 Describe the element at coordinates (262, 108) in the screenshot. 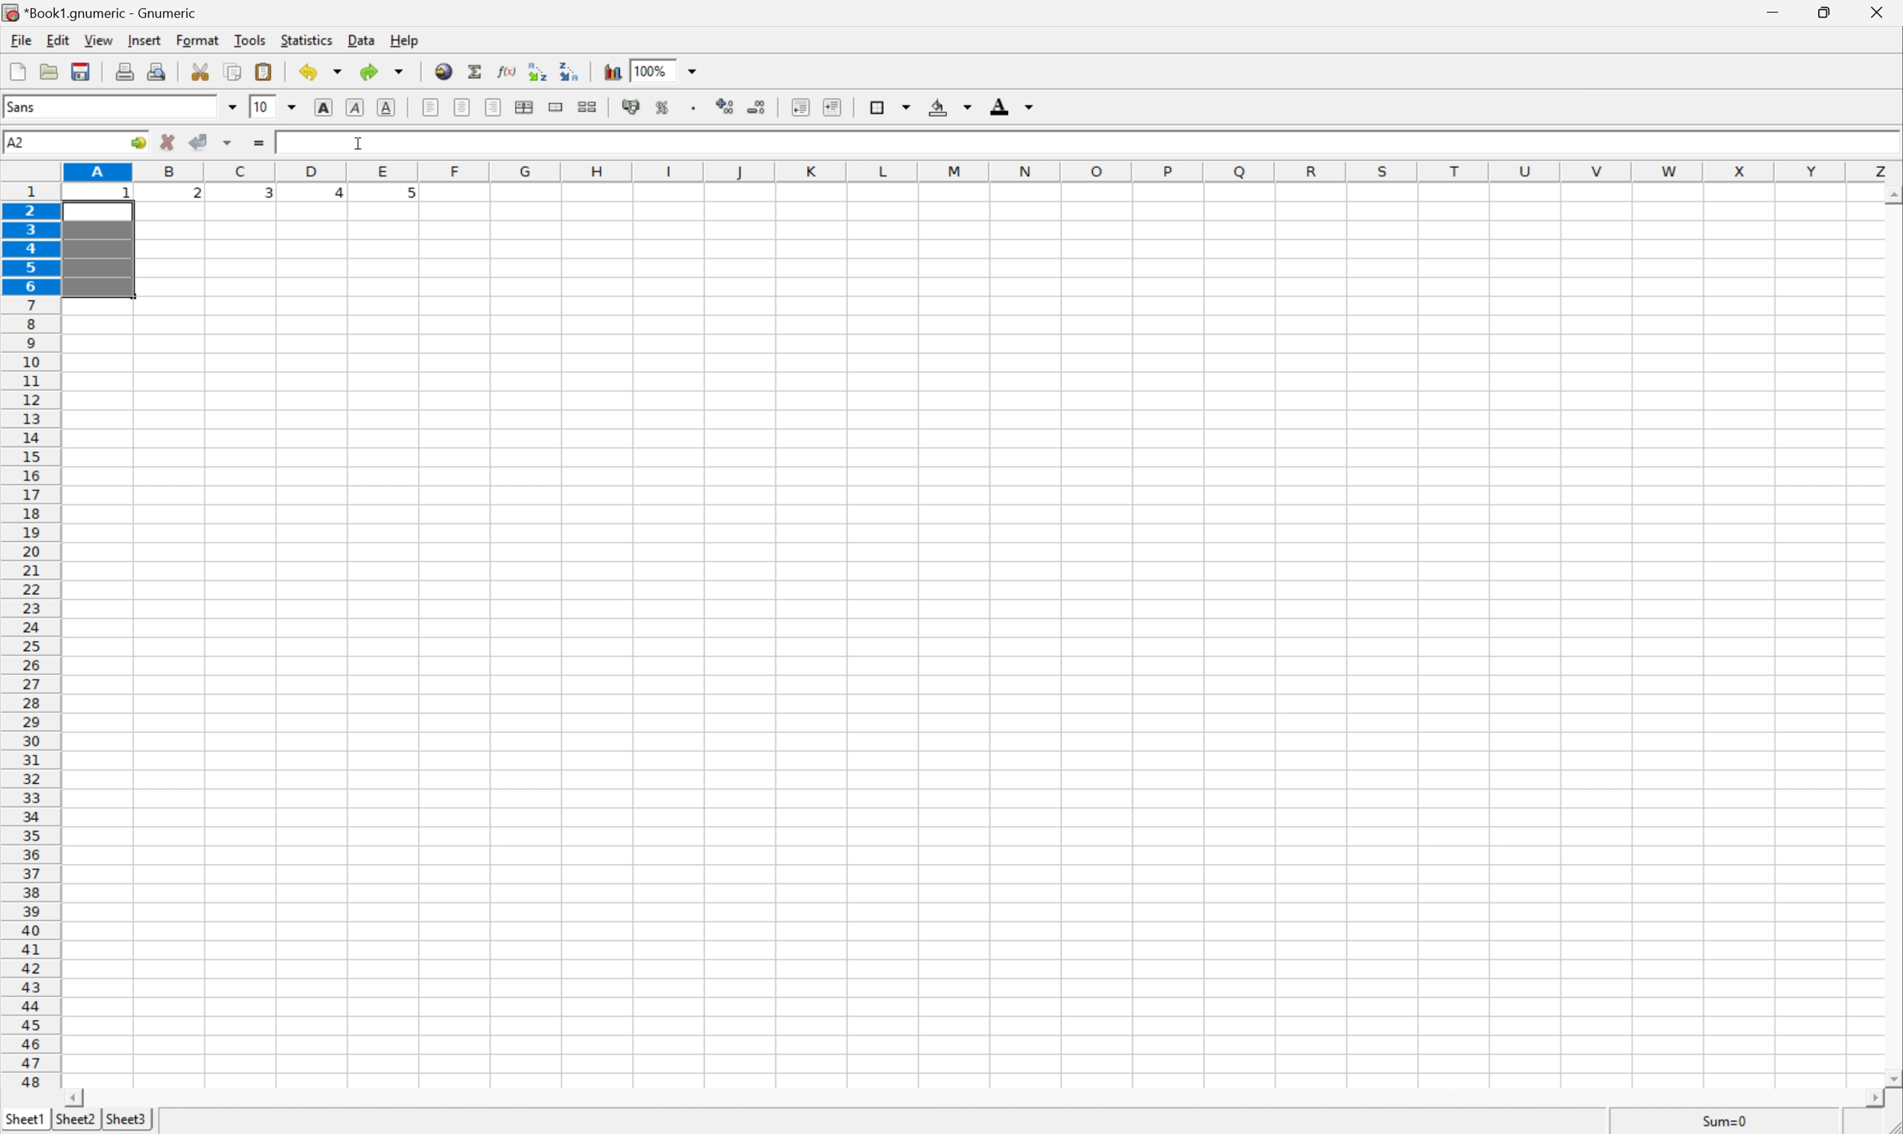

I see `10` at that location.